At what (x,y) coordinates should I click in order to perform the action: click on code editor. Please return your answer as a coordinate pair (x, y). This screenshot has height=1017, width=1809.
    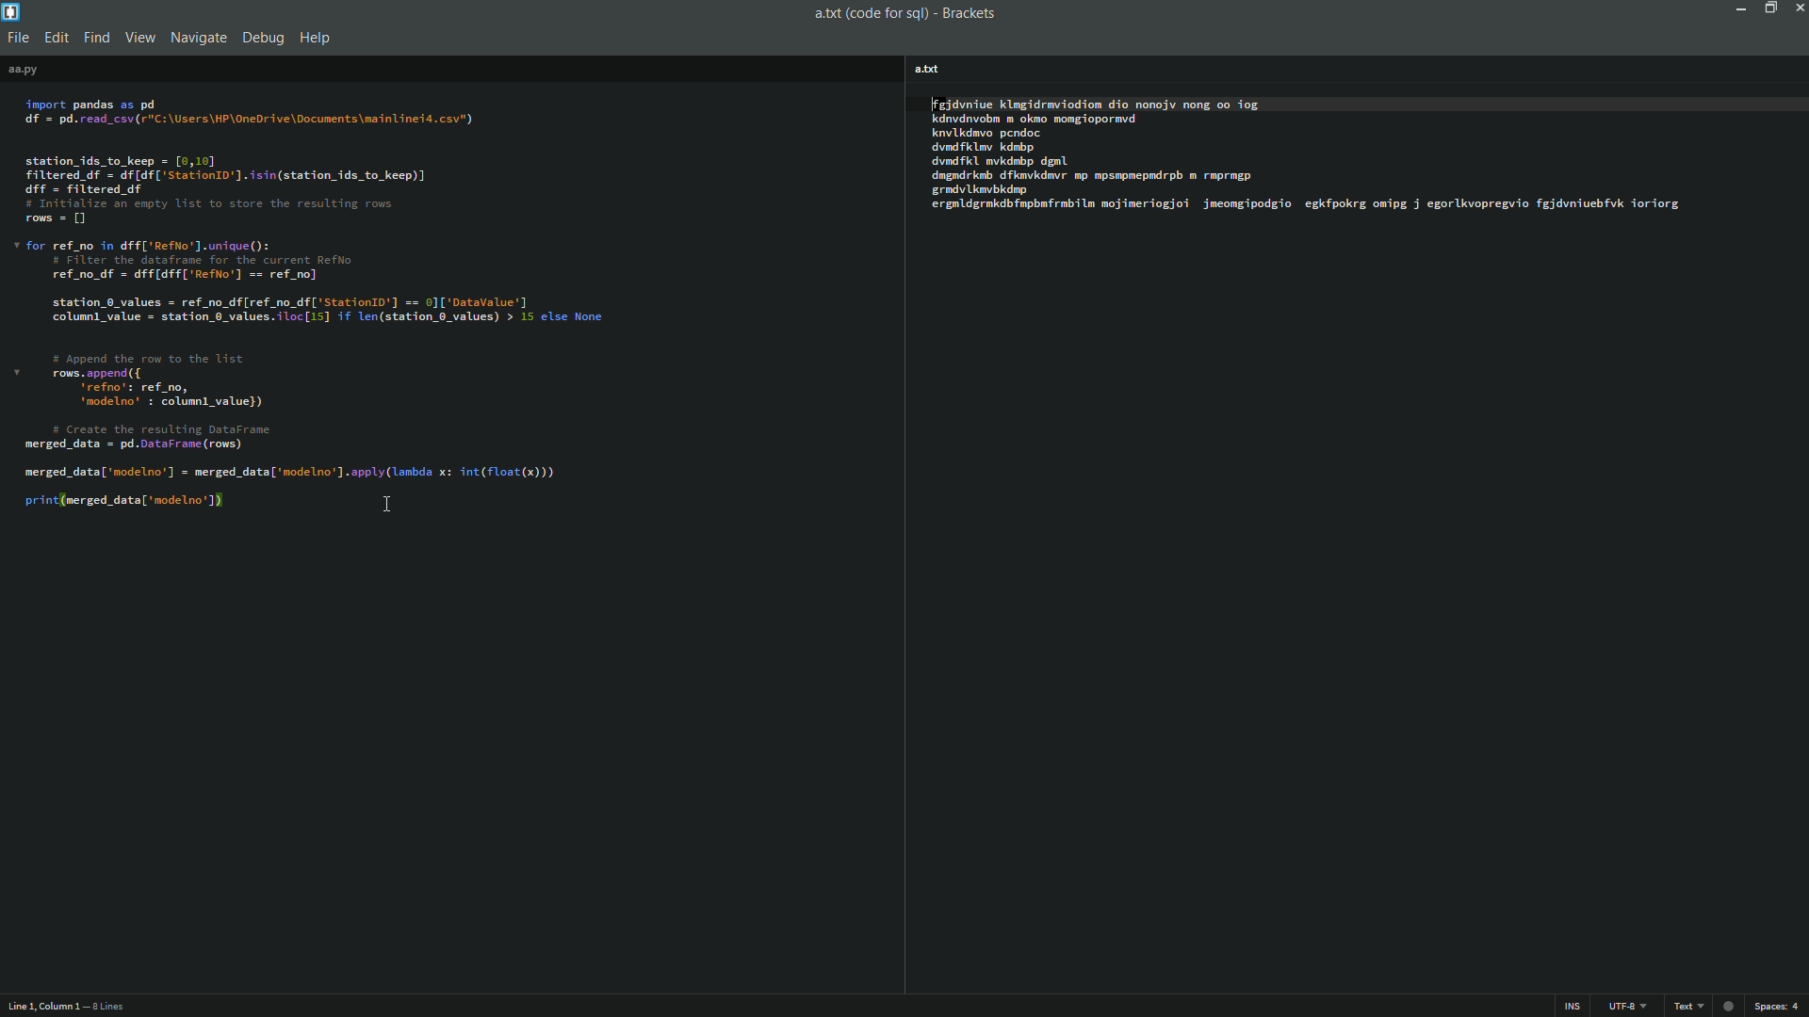
    Looking at the image, I should click on (328, 319).